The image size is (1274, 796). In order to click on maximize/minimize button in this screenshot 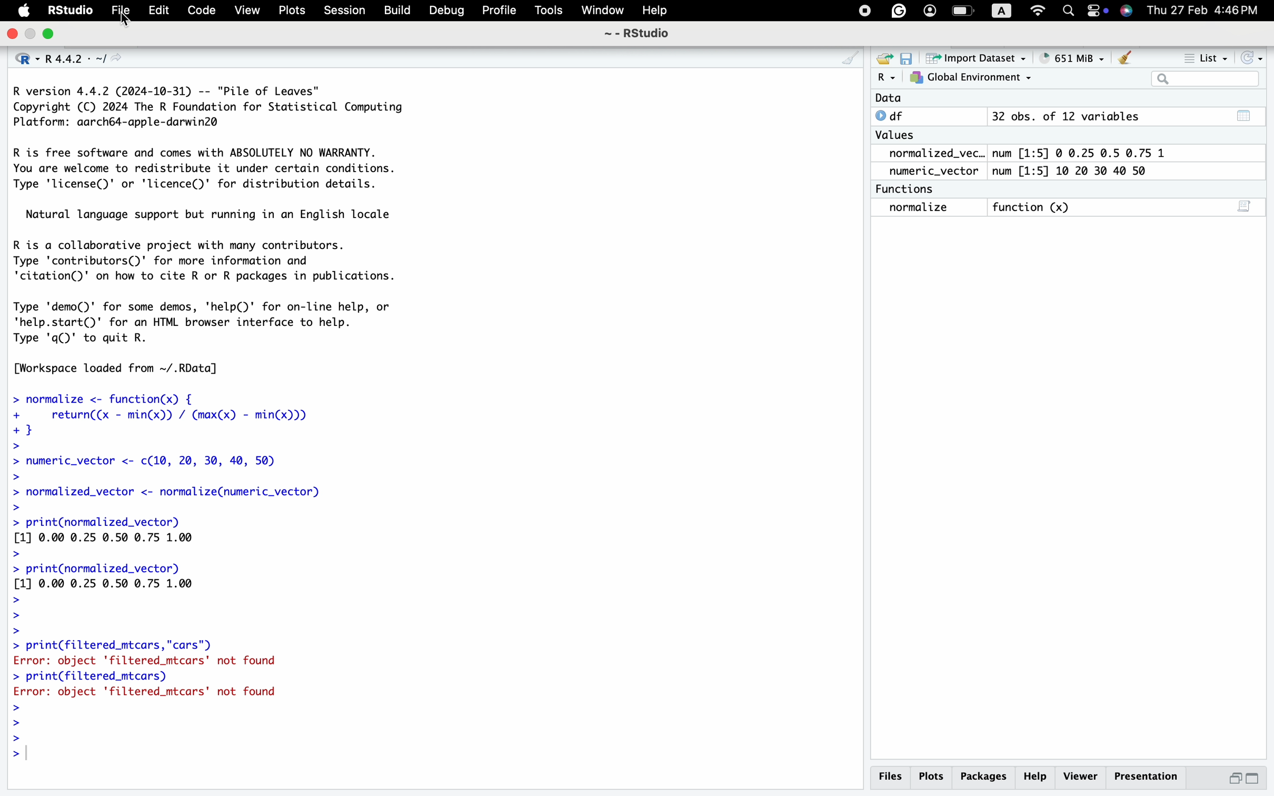, I will do `click(1245, 778)`.